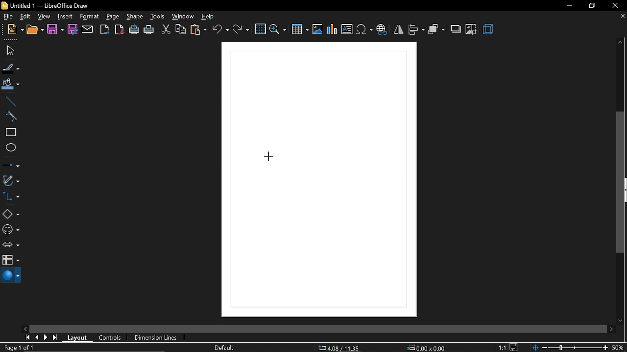 The image size is (627, 352). What do you see at coordinates (622, 320) in the screenshot?
I see `move down` at bounding box center [622, 320].